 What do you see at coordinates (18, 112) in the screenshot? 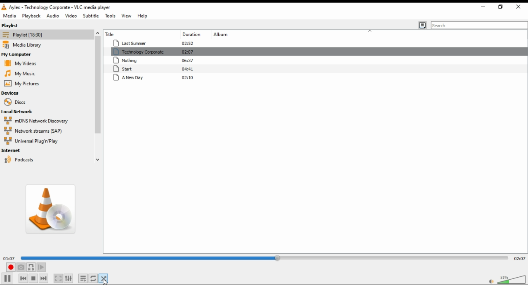
I see `local network` at bounding box center [18, 112].